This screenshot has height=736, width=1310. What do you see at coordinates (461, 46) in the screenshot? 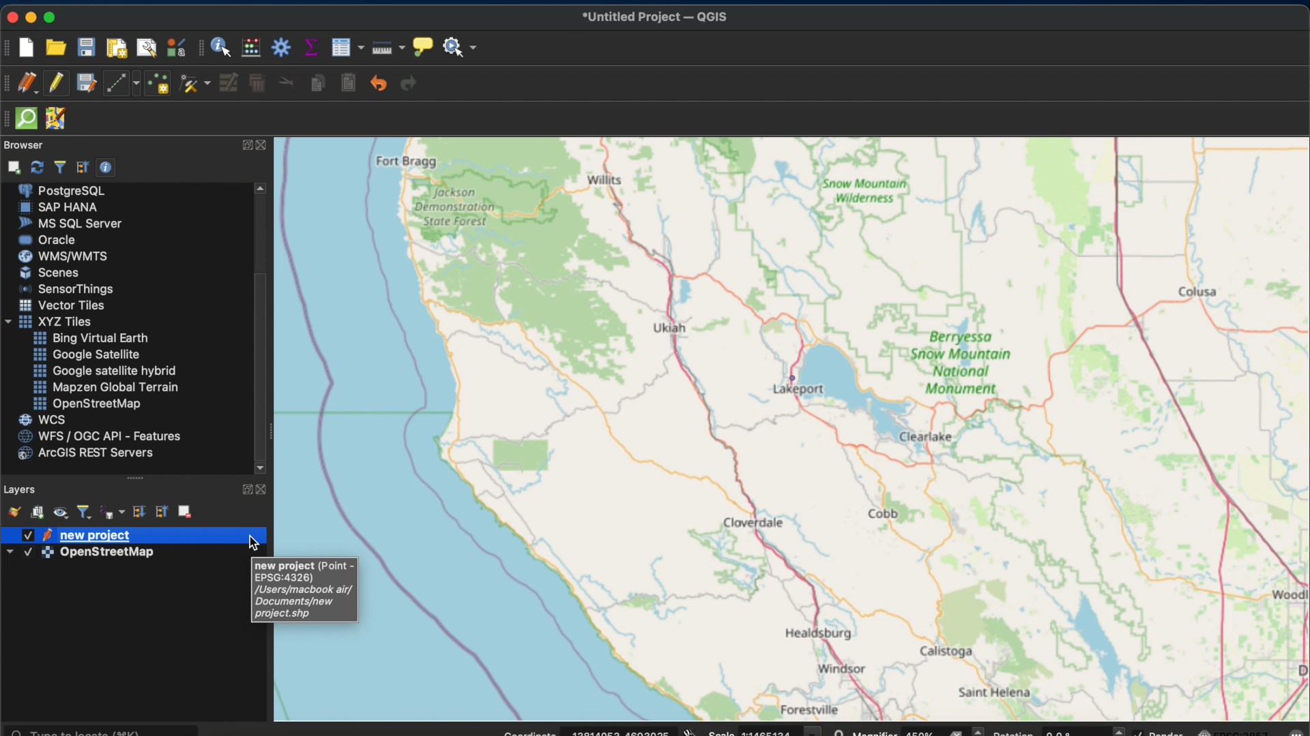
I see `no action selected` at bounding box center [461, 46].